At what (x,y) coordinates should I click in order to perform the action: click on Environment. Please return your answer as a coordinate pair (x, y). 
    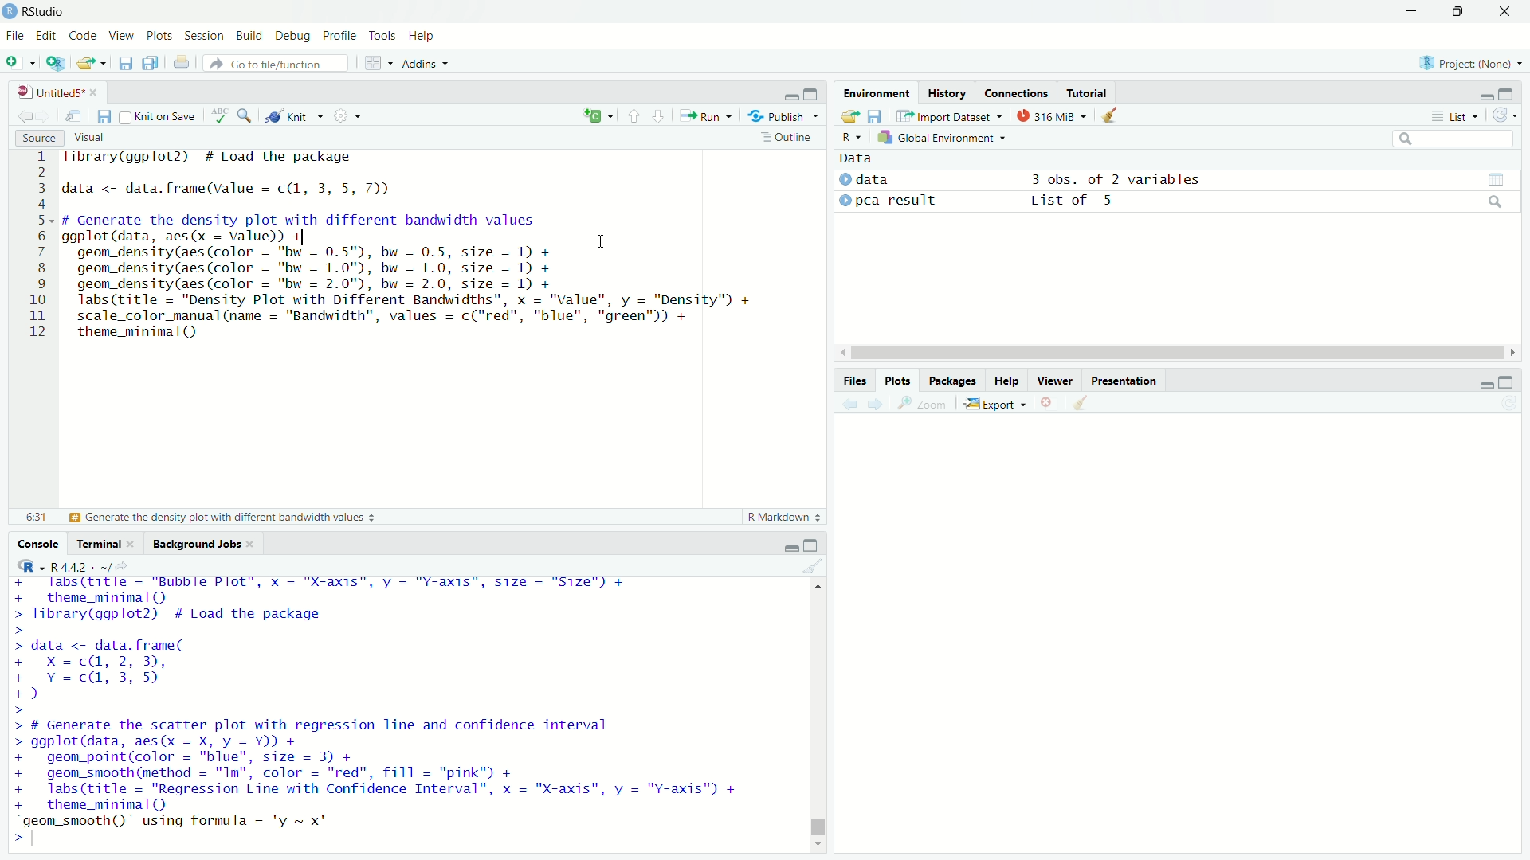
    Looking at the image, I should click on (877, 92).